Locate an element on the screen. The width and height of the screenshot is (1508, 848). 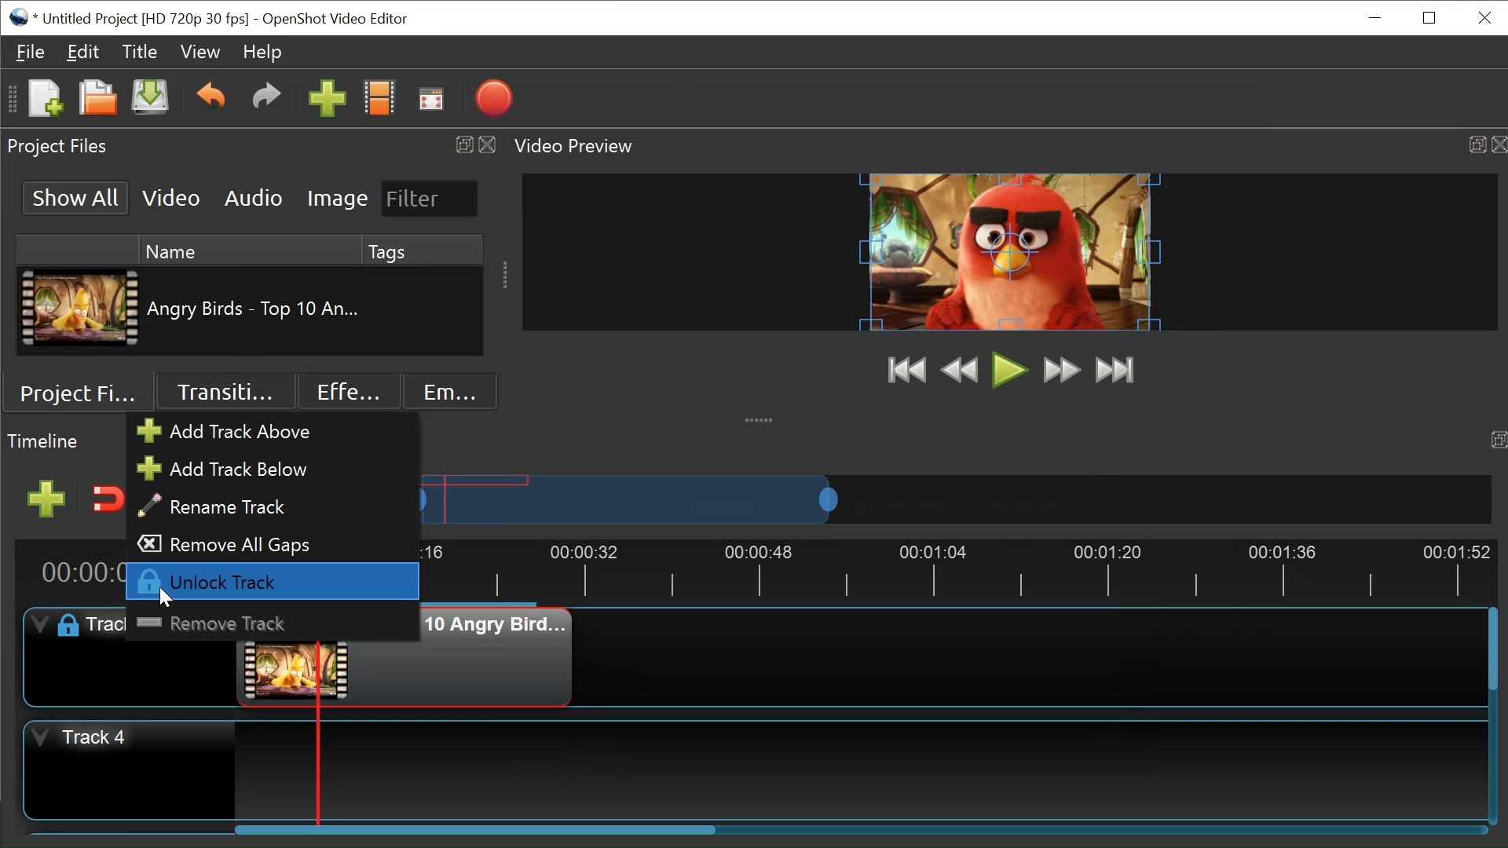
Redo is located at coordinates (268, 101).